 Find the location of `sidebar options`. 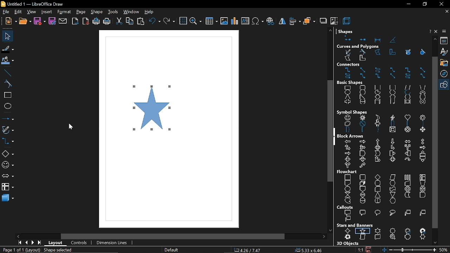

sidebar options is located at coordinates (445, 31).